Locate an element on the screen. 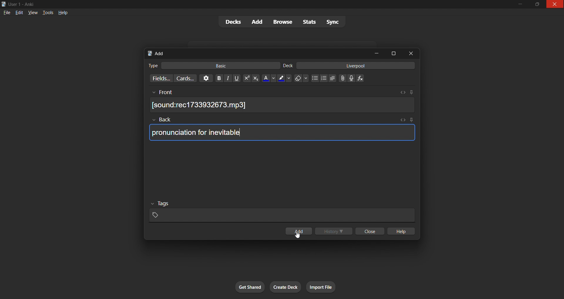 The image size is (564, 299). insert file is located at coordinates (341, 77).